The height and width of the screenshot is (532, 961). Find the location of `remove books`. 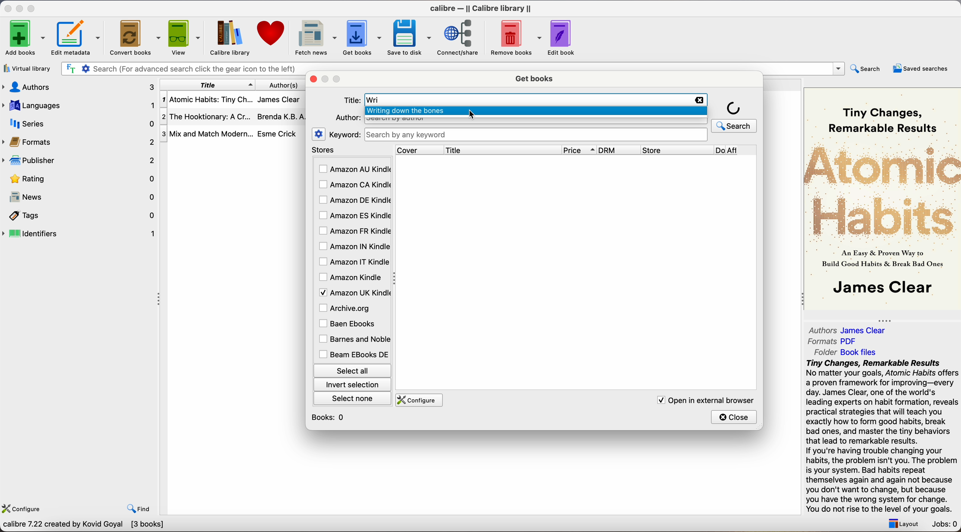

remove books is located at coordinates (516, 38).